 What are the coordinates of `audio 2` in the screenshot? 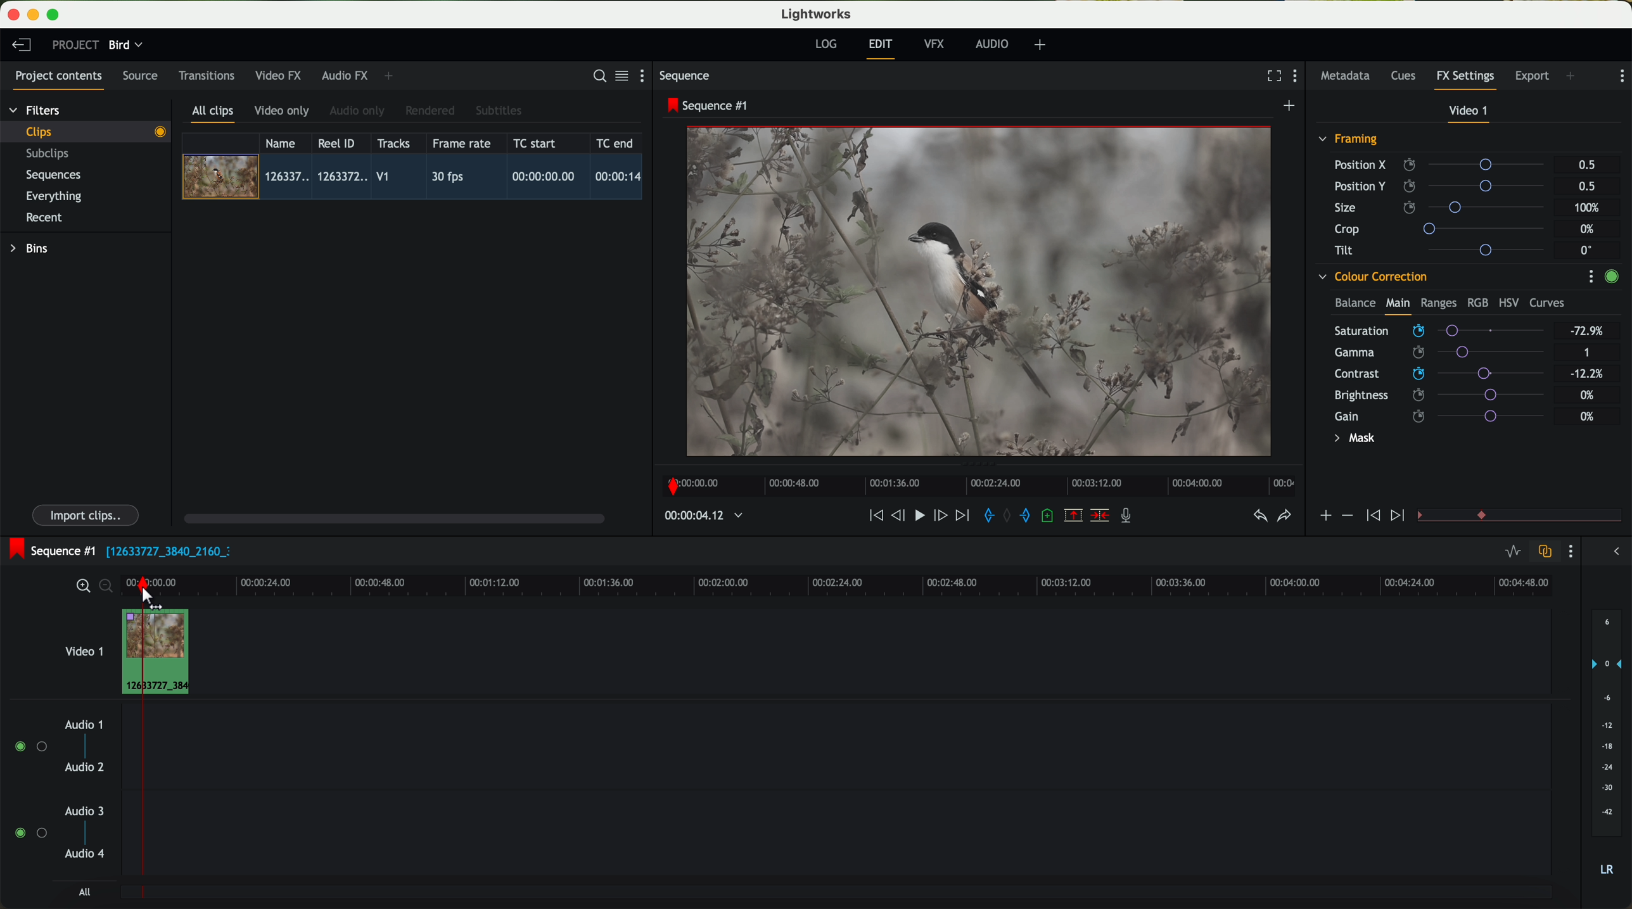 It's located at (86, 768).